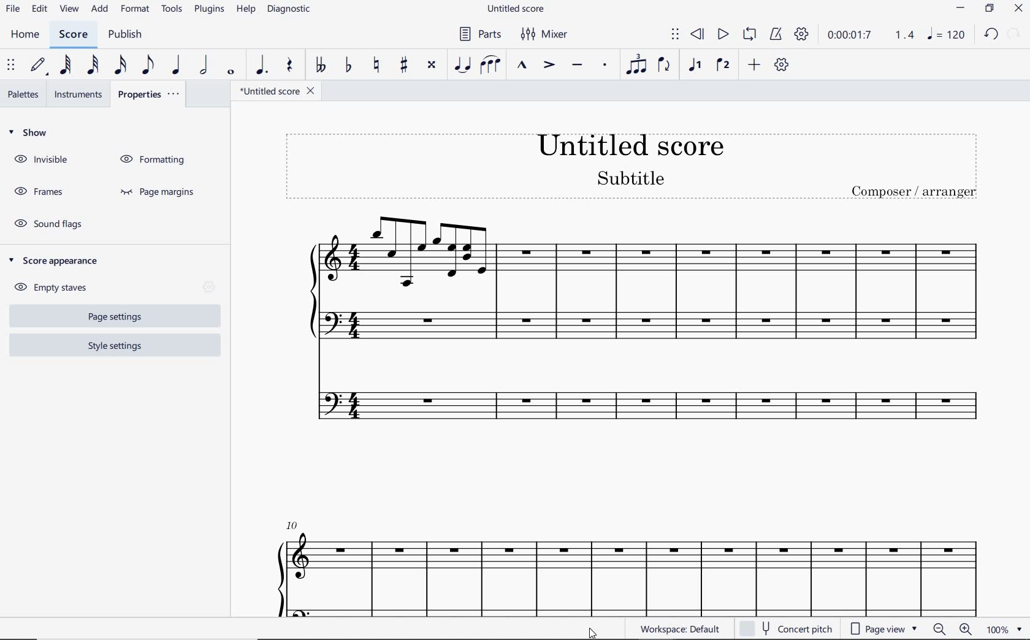  What do you see at coordinates (30, 133) in the screenshot?
I see `SHOW` at bounding box center [30, 133].